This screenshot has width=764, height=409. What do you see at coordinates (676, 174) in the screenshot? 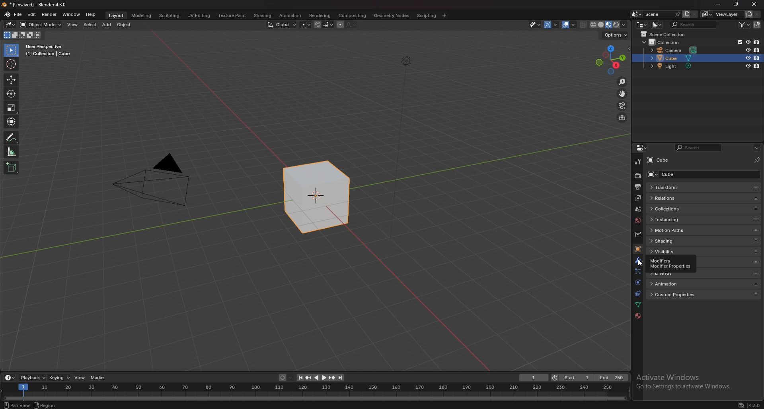
I see `cube` at bounding box center [676, 174].